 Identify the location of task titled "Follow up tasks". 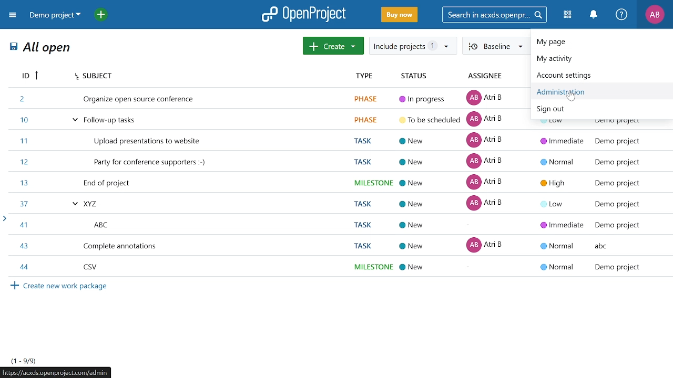
(268, 120).